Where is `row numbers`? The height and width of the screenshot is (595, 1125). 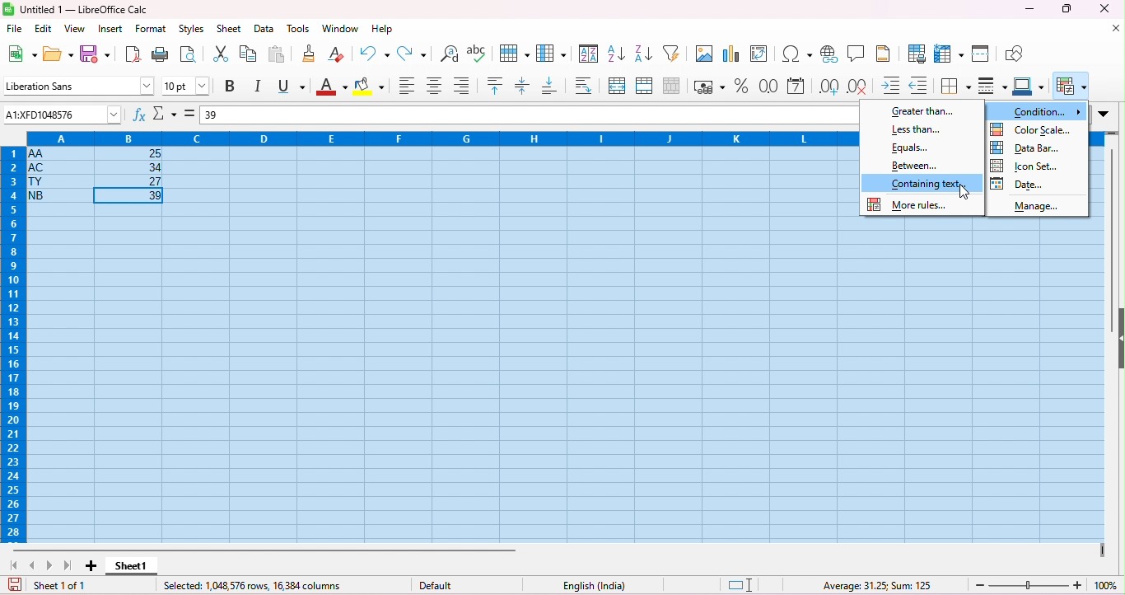 row numbers is located at coordinates (11, 344).